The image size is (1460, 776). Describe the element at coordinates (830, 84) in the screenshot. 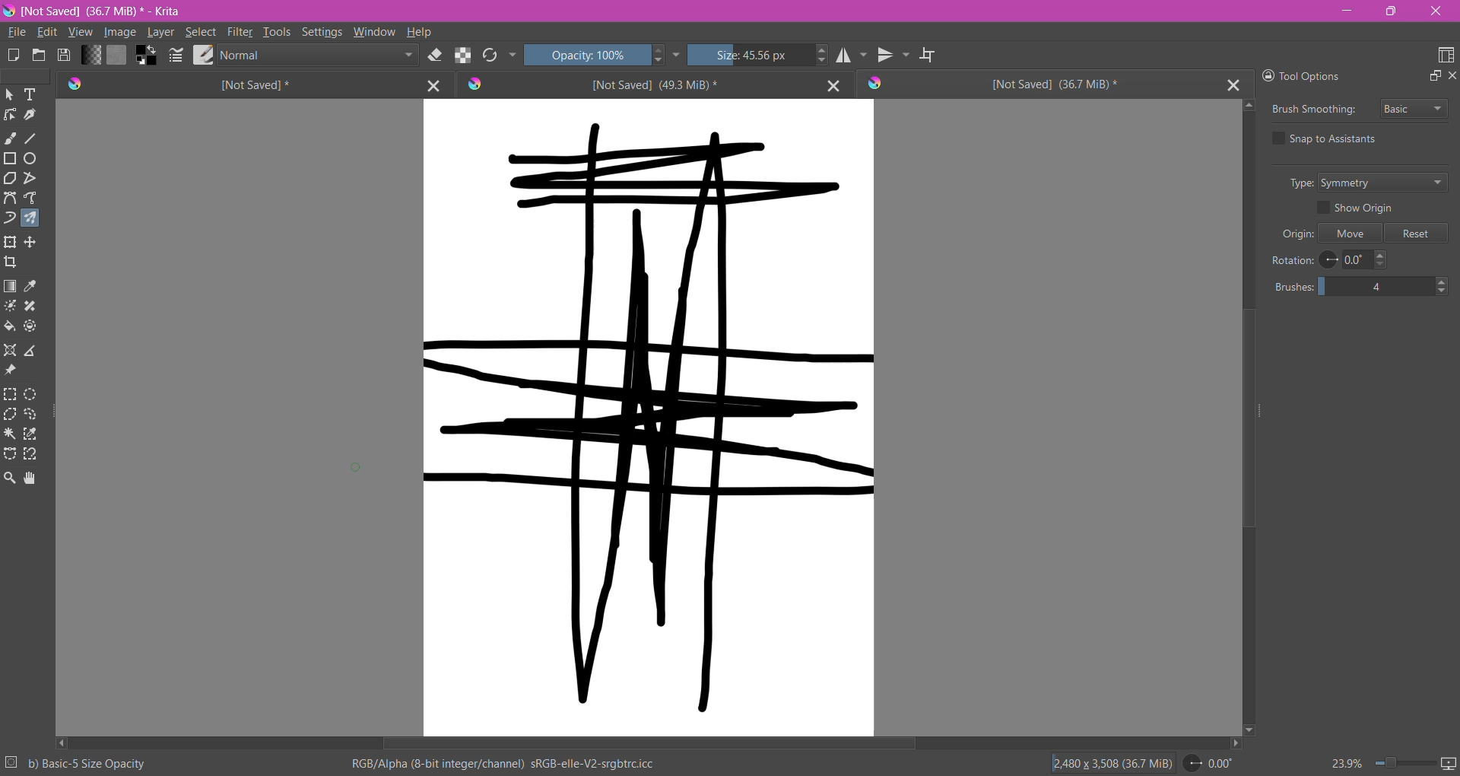

I see `Close Tab` at that location.